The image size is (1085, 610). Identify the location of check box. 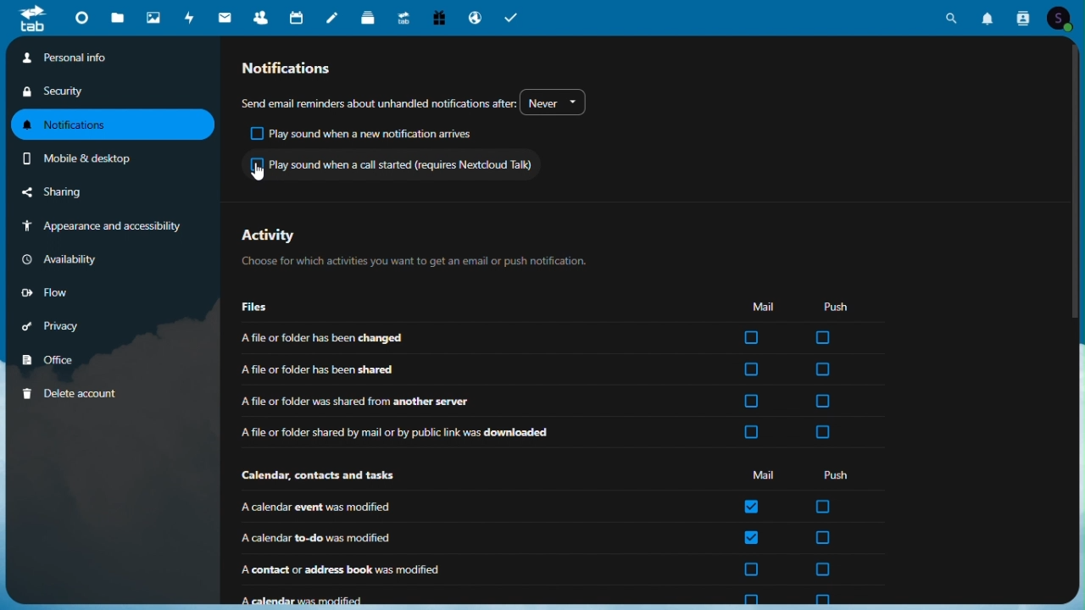
(821, 338).